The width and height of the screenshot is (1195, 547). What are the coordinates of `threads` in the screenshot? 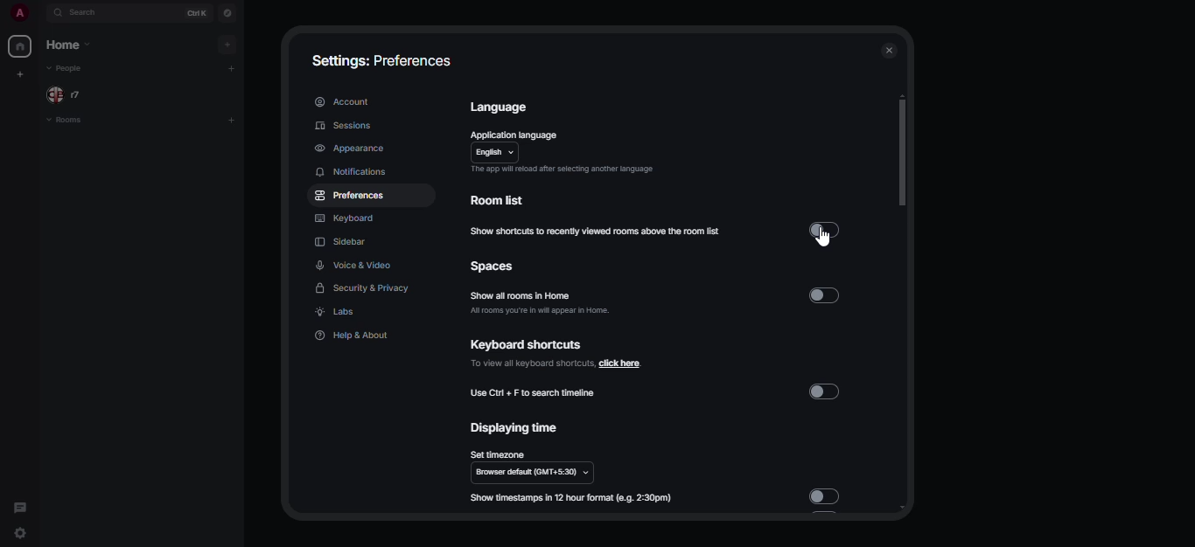 It's located at (25, 505).